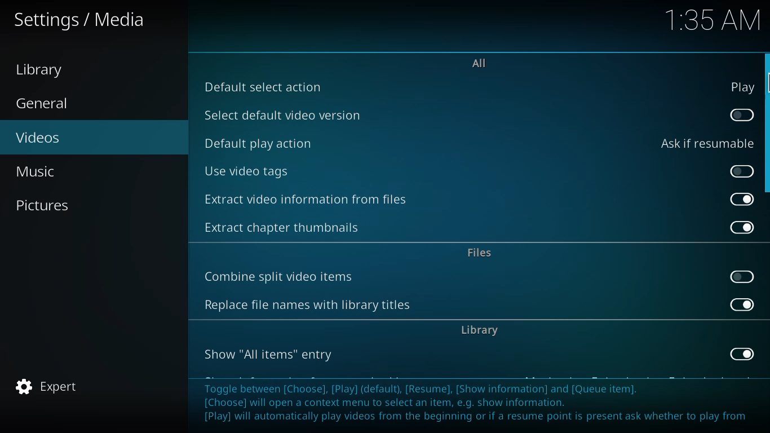  What do you see at coordinates (480, 329) in the screenshot?
I see `library` at bounding box center [480, 329].